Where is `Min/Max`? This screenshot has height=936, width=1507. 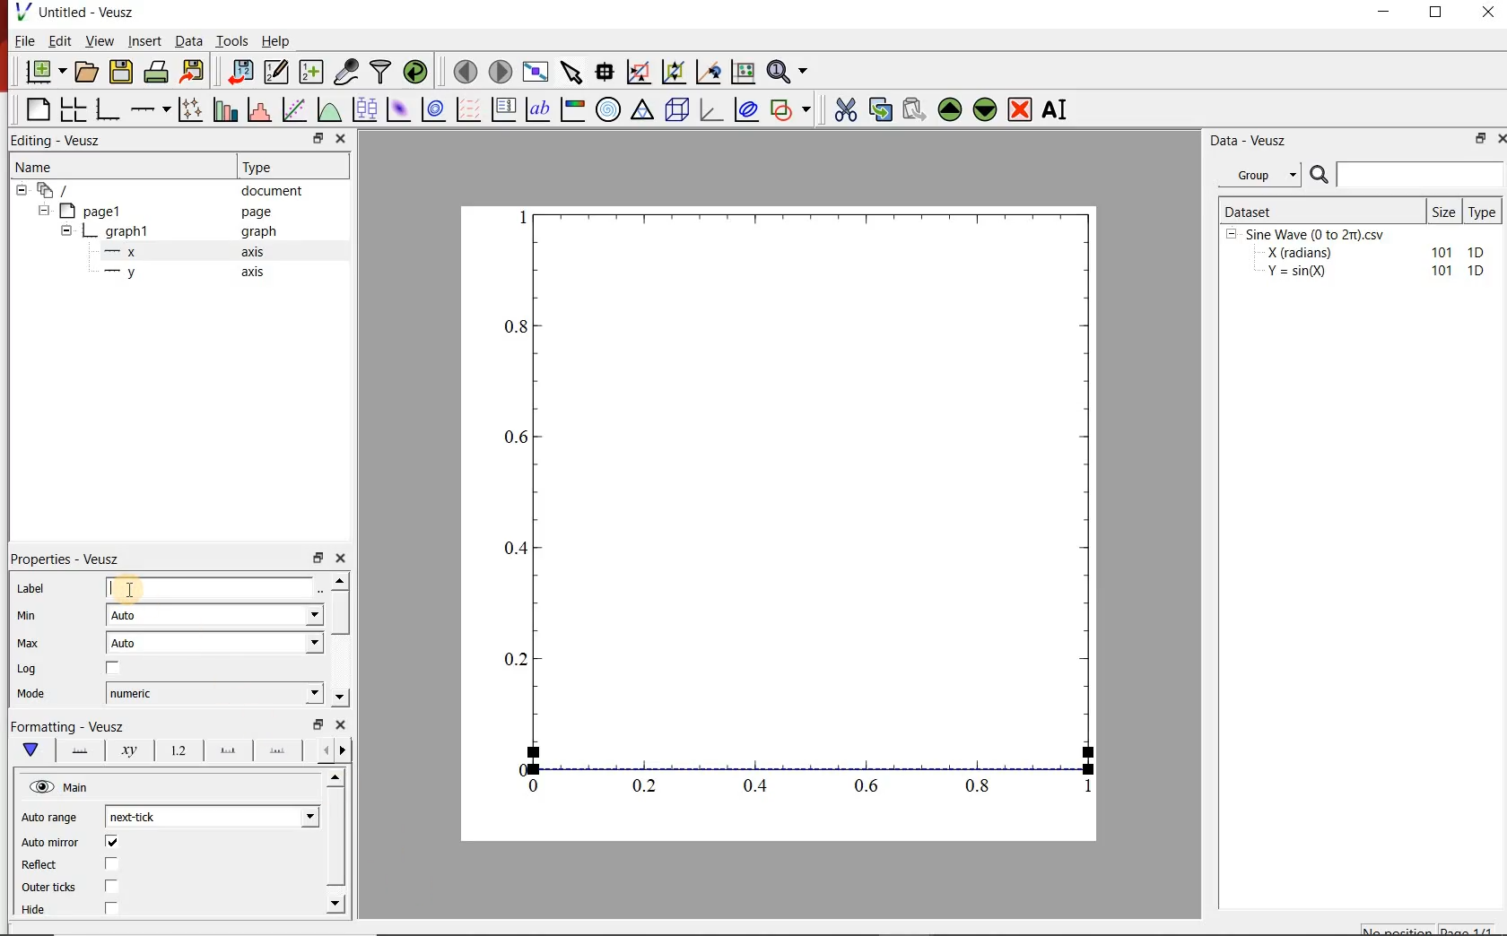 Min/Max is located at coordinates (318, 724).